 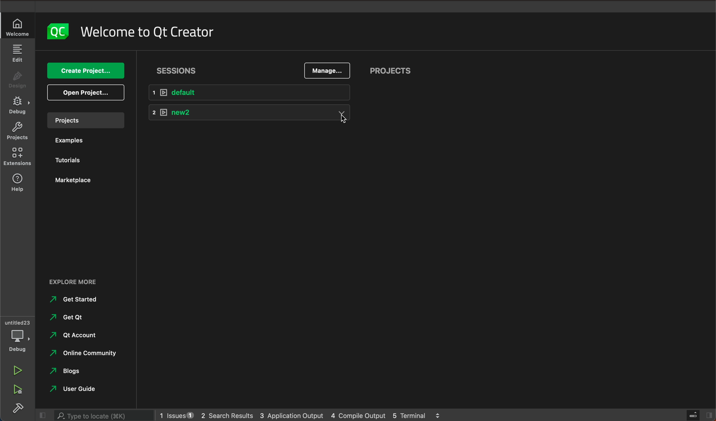 What do you see at coordinates (89, 353) in the screenshot?
I see `online community` at bounding box center [89, 353].